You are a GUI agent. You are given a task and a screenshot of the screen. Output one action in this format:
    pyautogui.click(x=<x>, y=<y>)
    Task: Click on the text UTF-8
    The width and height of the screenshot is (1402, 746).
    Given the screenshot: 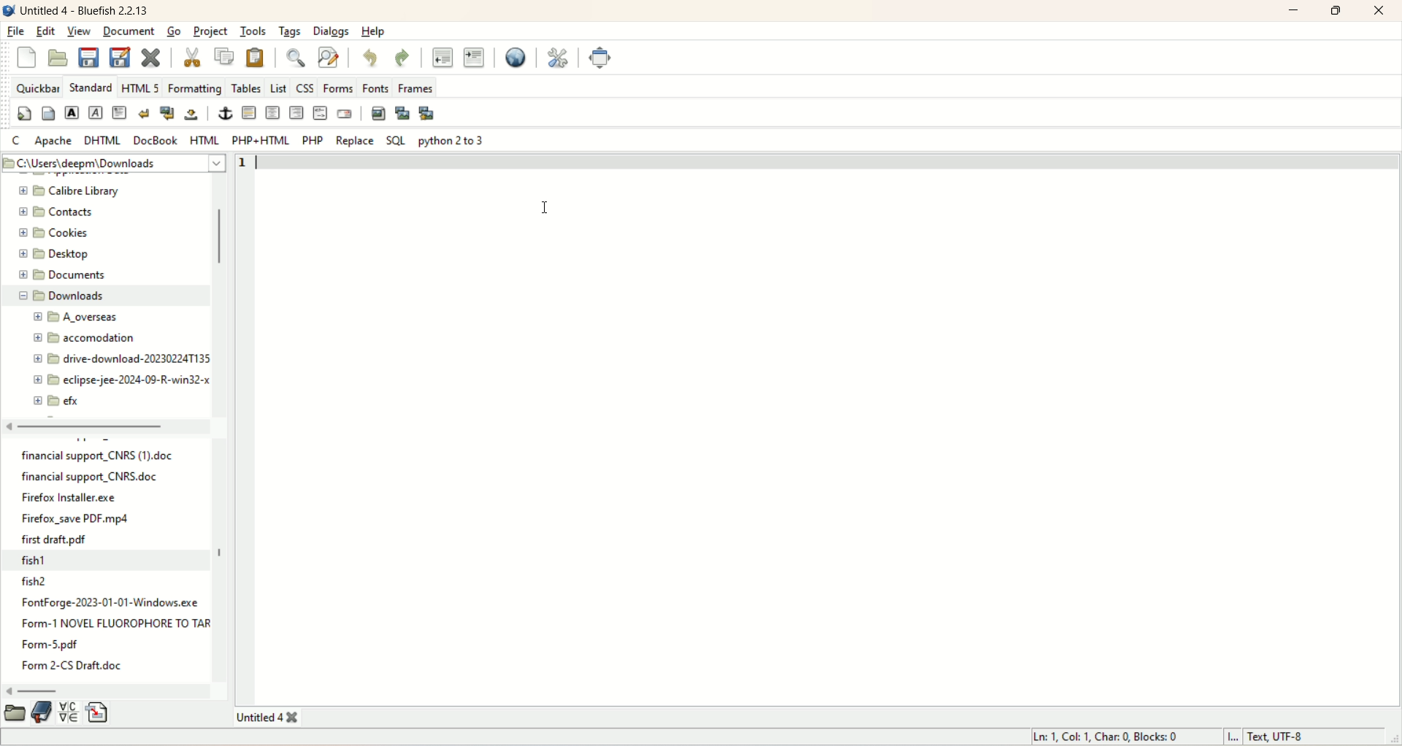 What is the action you would take?
    pyautogui.click(x=1284, y=737)
    